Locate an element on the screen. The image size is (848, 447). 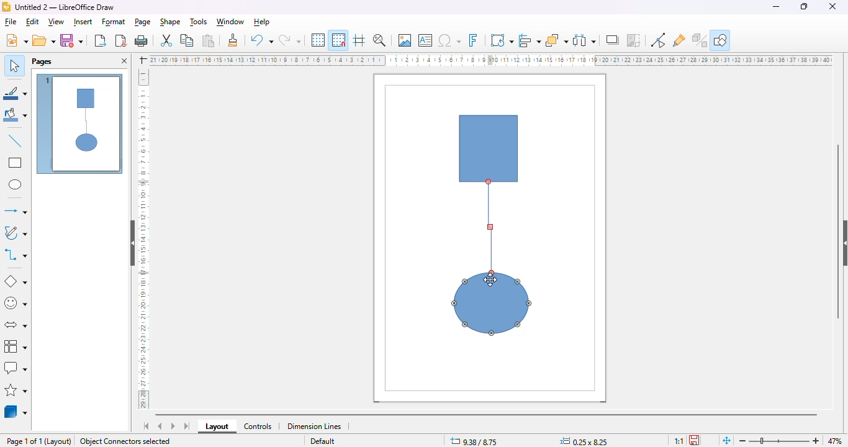
pages is located at coordinates (42, 61).